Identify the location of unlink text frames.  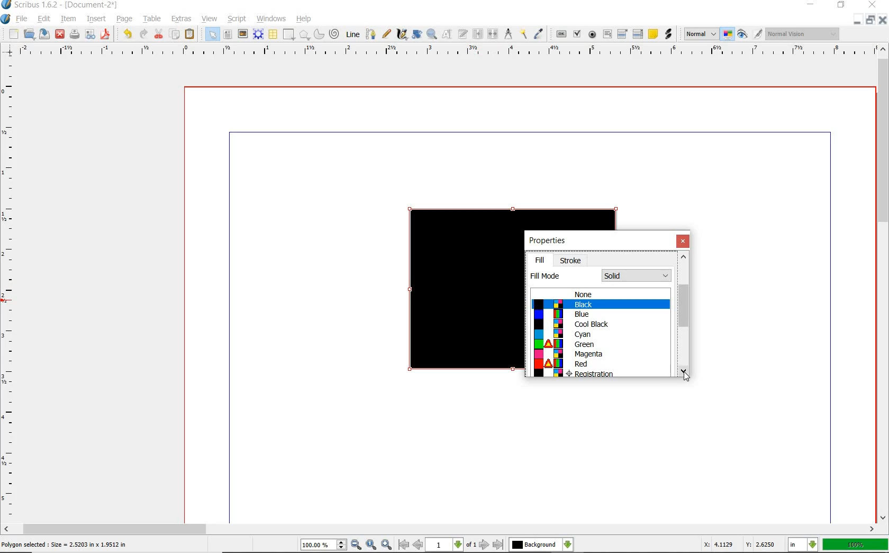
(493, 35).